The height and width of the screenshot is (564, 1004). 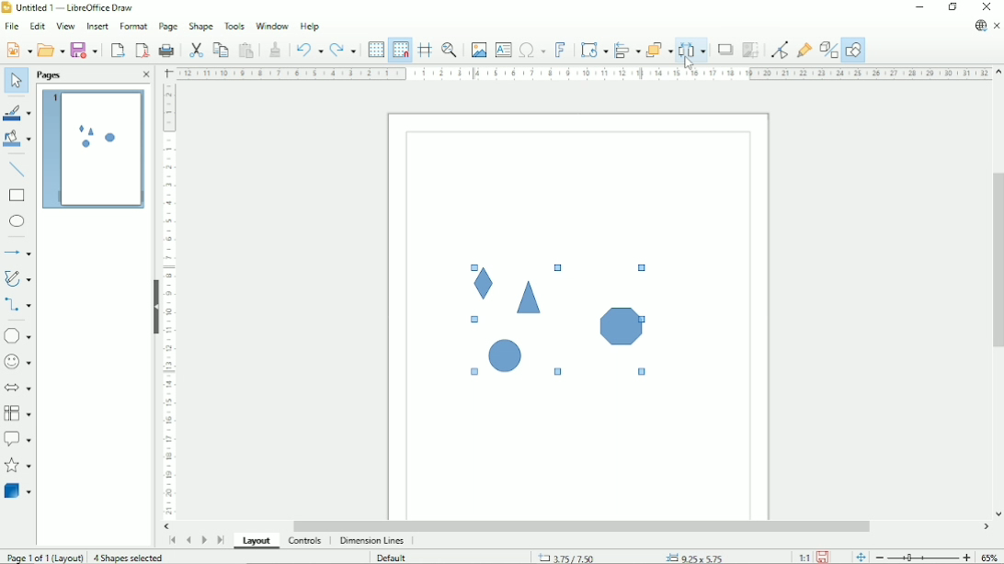 What do you see at coordinates (276, 49) in the screenshot?
I see `Clone formatting` at bounding box center [276, 49].